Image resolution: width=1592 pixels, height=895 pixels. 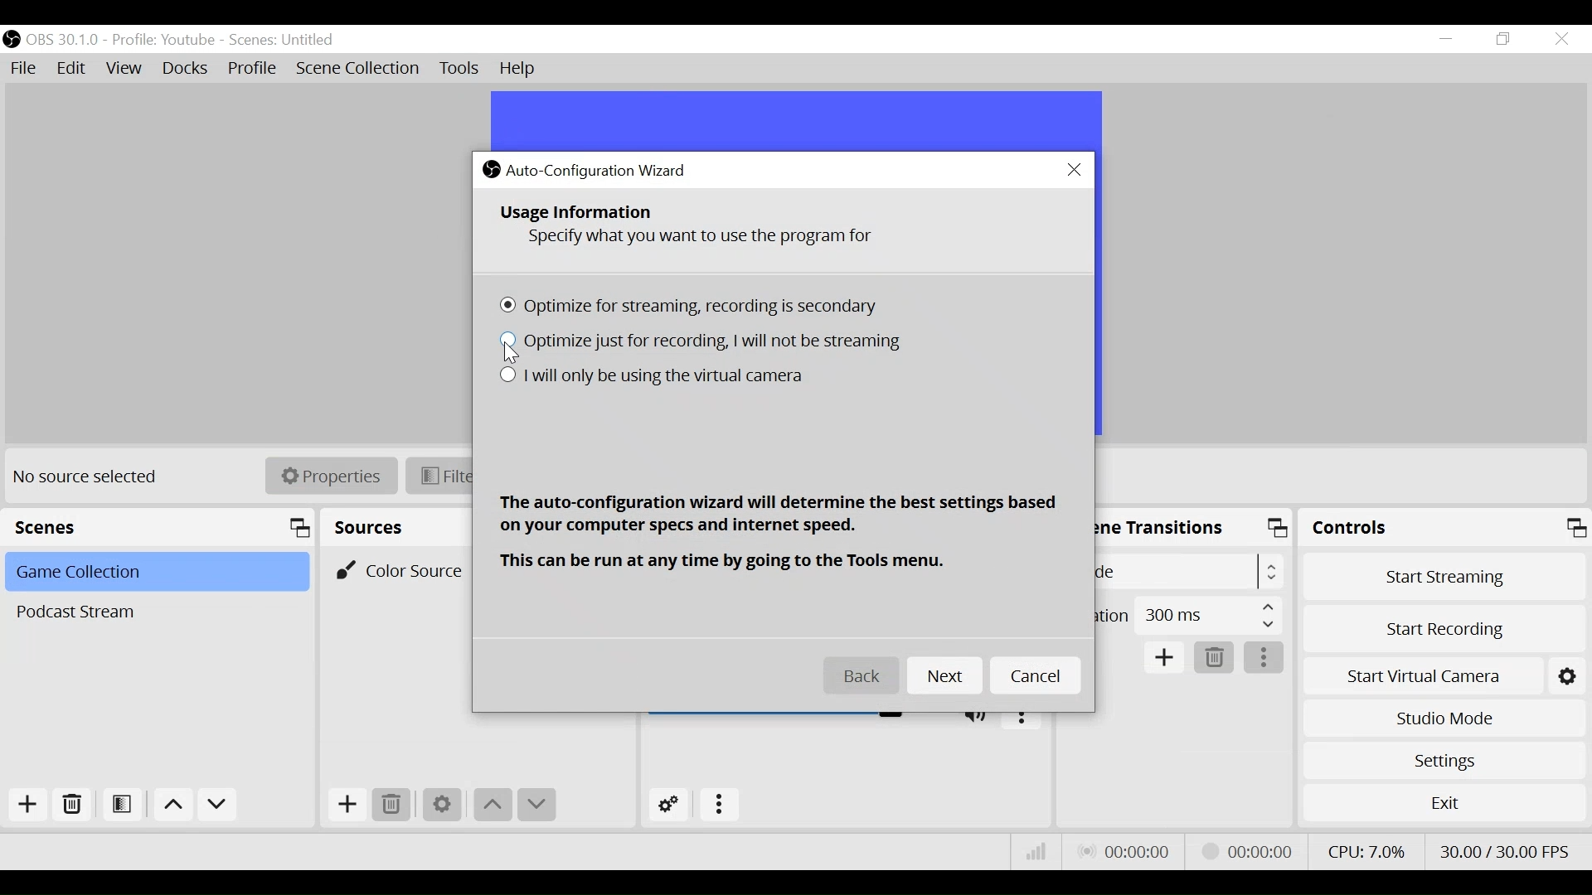 What do you see at coordinates (1502, 39) in the screenshot?
I see `Restore` at bounding box center [1502, 39].